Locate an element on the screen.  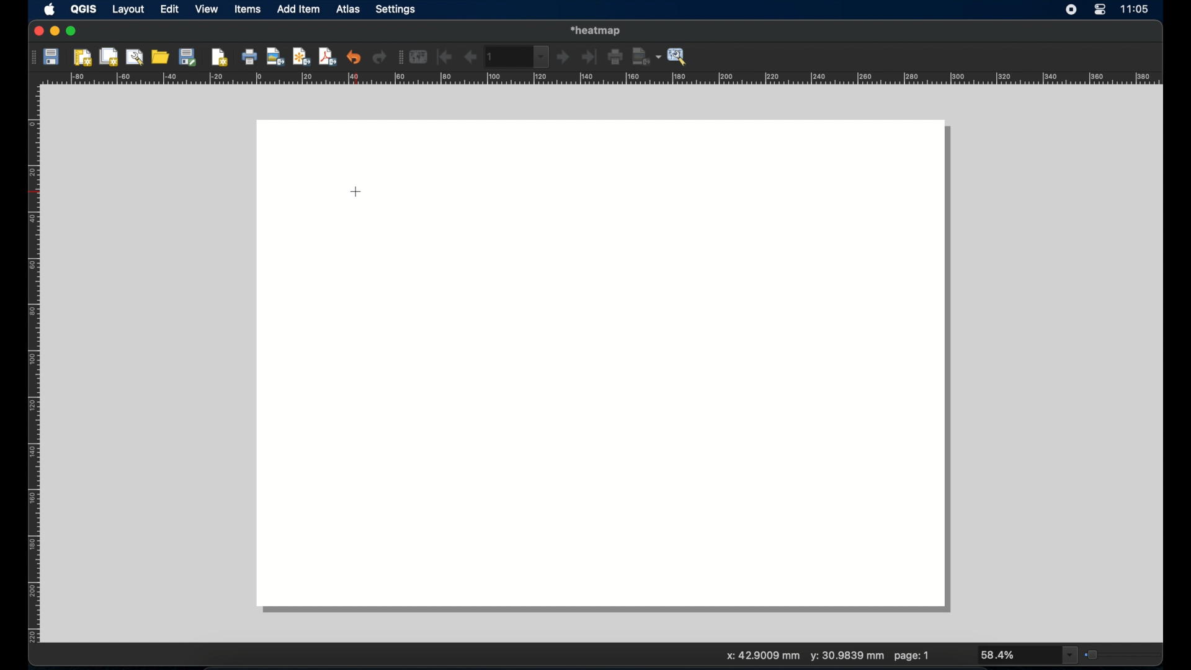
minimize is located at coordinates (55, 32).